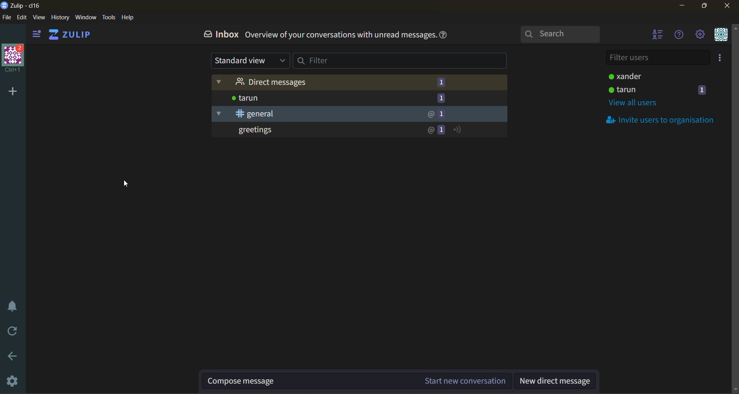 The width and height of the screenshot is (739, 394). What do you see at coordinates (13, 380) in the screenshot?
I see `settings` at bounding box center [13, 380].